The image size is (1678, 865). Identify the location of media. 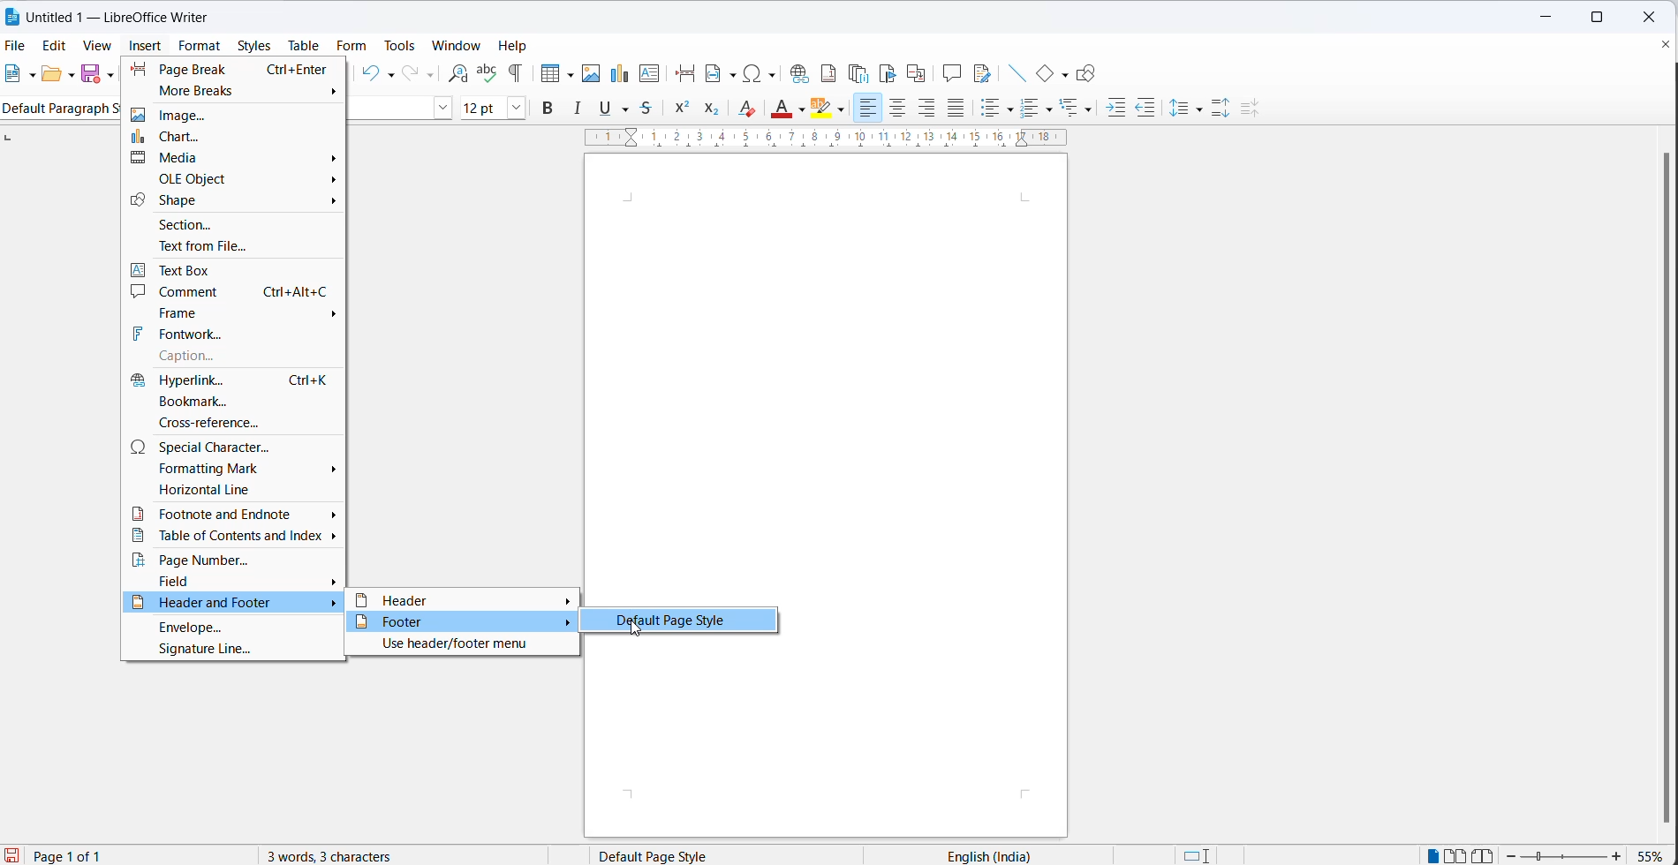
(233, 158).